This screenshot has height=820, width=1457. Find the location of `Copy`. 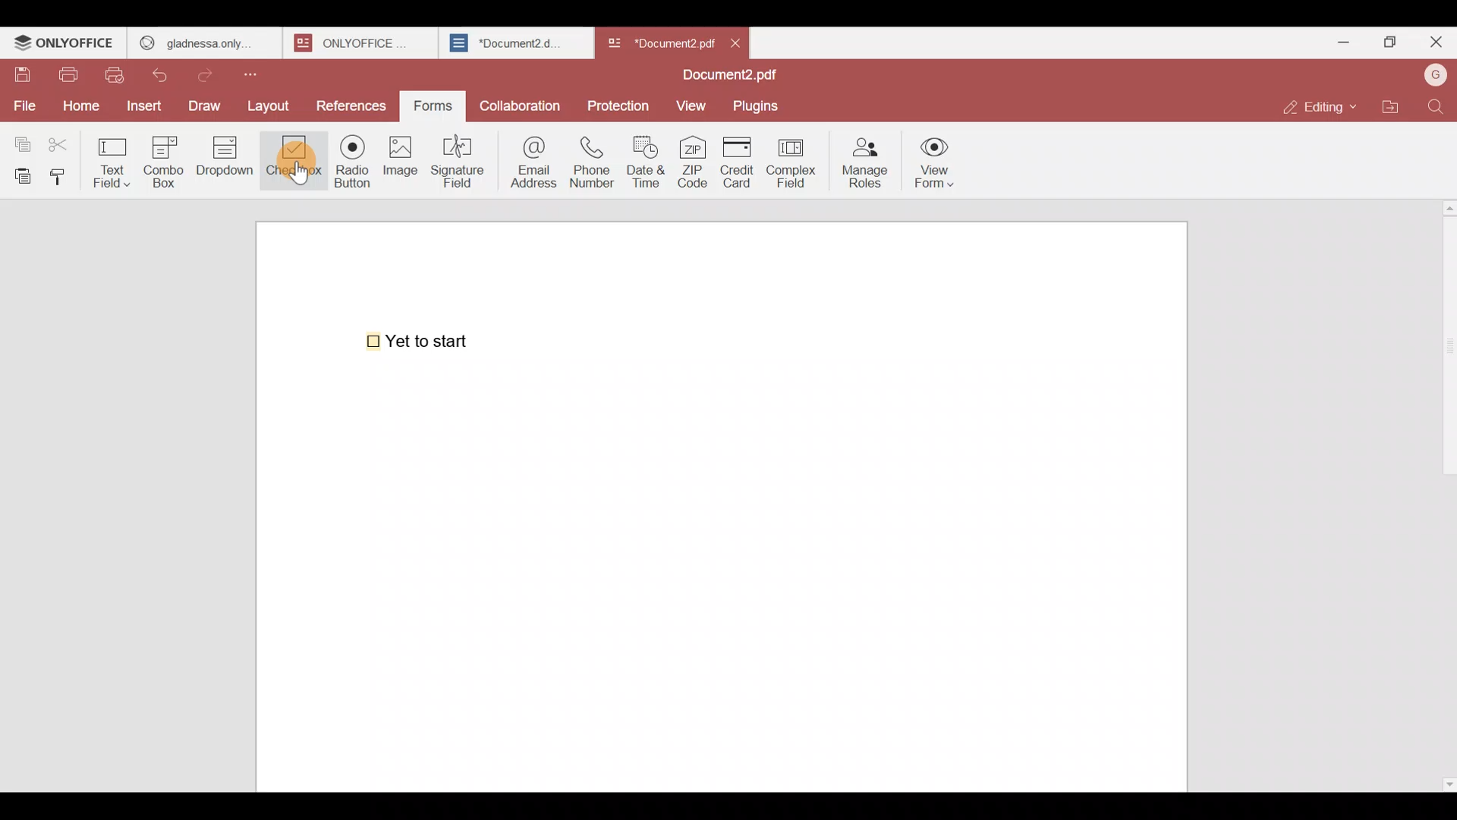

Copy is located at coordinates (20, 140).